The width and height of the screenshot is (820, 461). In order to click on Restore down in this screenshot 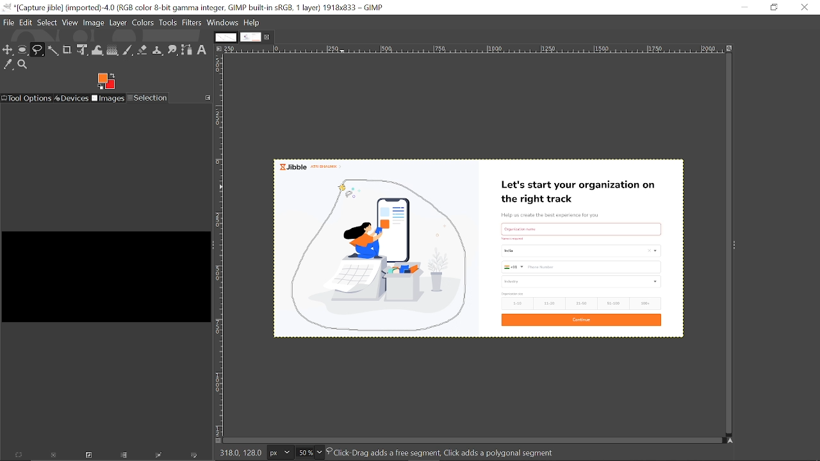, I will do `click(773, 7)`.